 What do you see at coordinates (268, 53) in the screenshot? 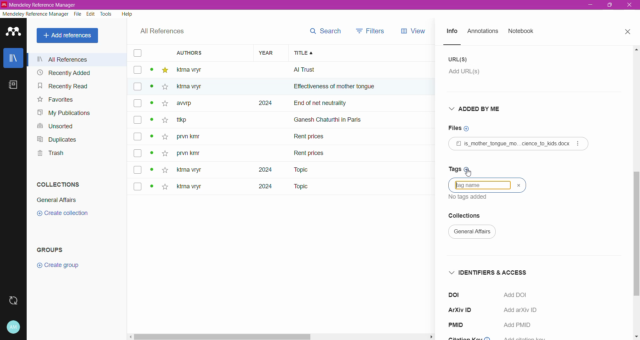
I see `Year` at bounding box center [268, 53].